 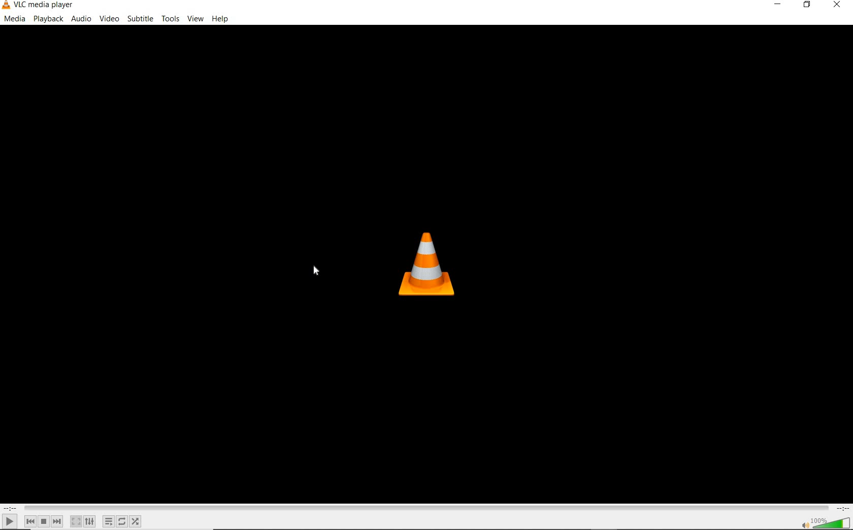 What do you see at coordinates (30, 521) in the screenshot?
I see `previous media` at bounding box center [30, 521].